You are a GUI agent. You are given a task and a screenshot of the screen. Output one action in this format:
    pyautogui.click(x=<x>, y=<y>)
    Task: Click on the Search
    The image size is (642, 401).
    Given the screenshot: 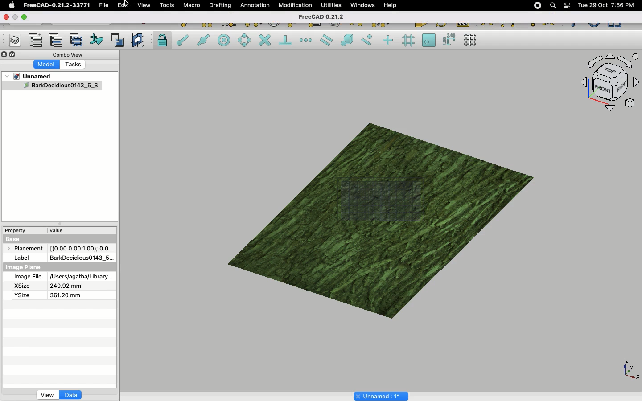 What is the action you would take?
    pyautogui.click(x=552, y=5)
    